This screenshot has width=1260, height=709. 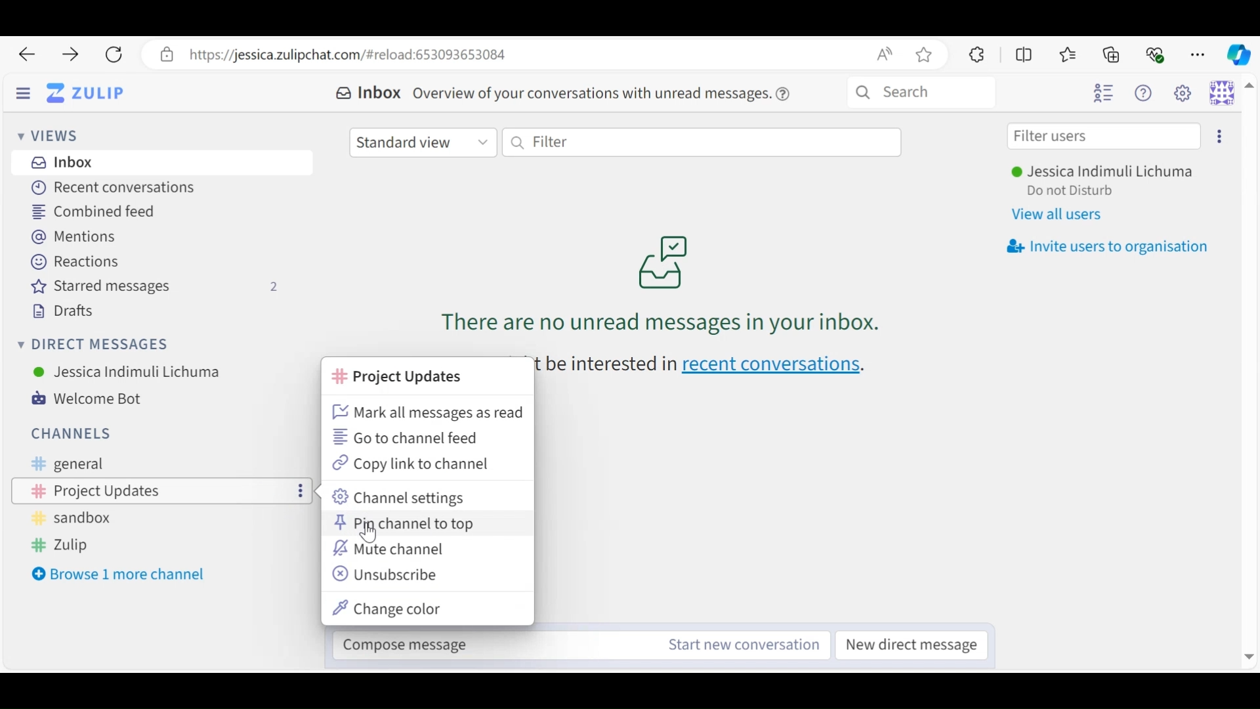 What do you see at coordinates (975, 54) in the screenshot?
I see `Extension` at bounding box center [975, 54].